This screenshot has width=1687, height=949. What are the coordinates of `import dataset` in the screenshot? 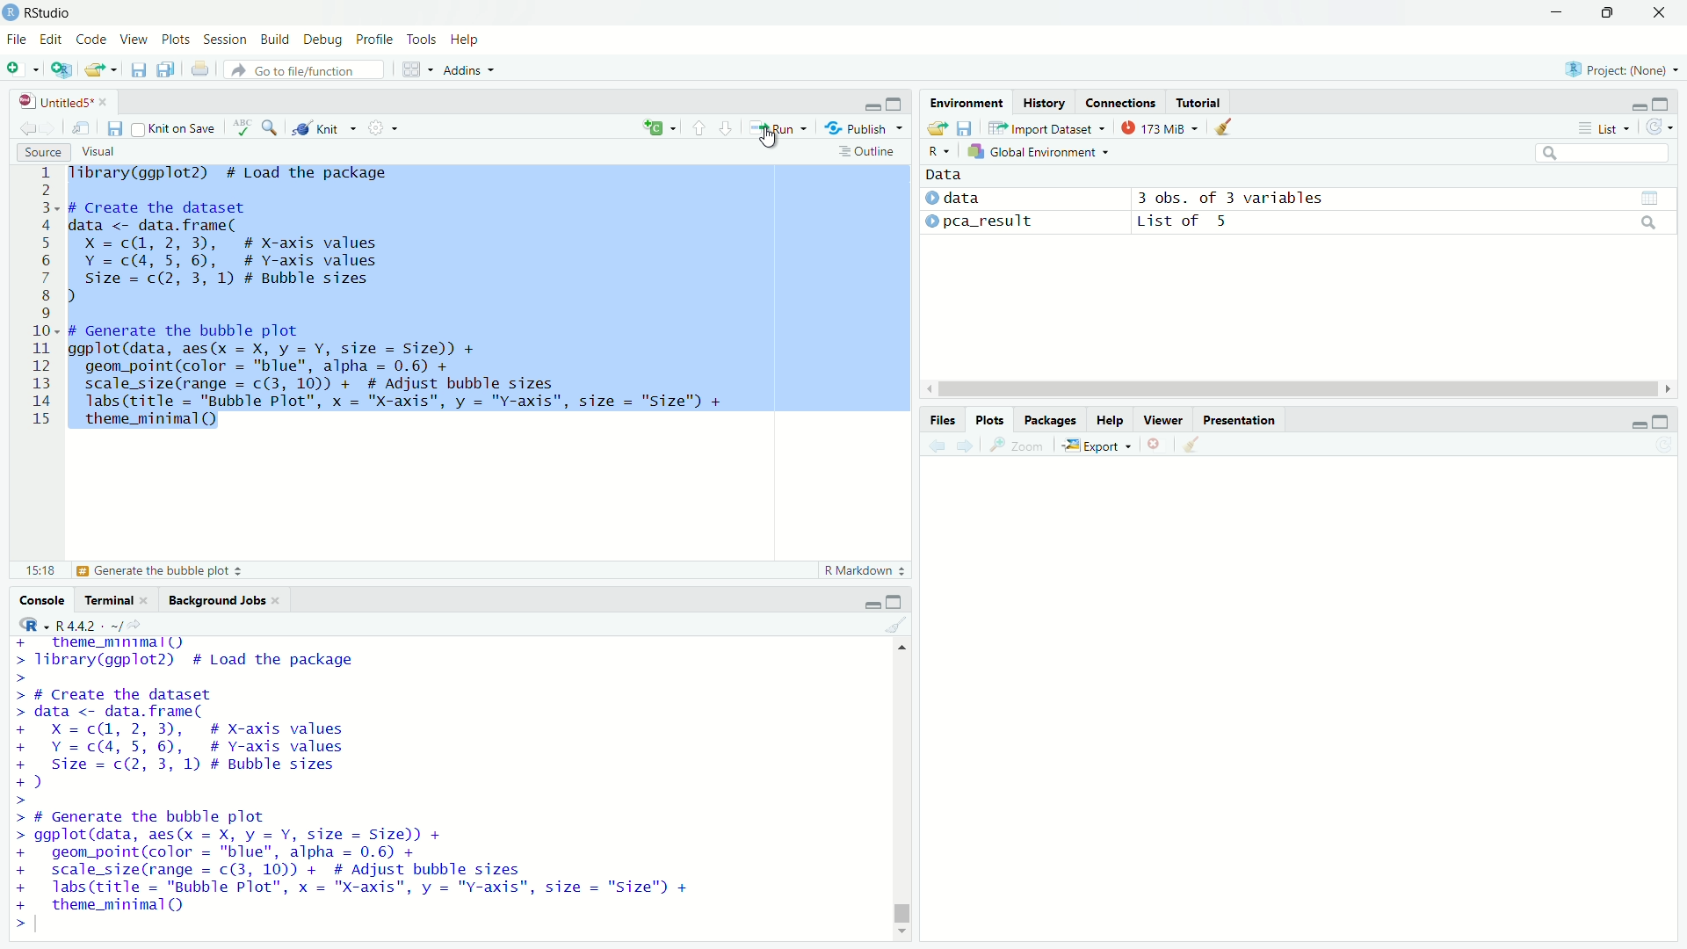 It's located at (1046, 128).